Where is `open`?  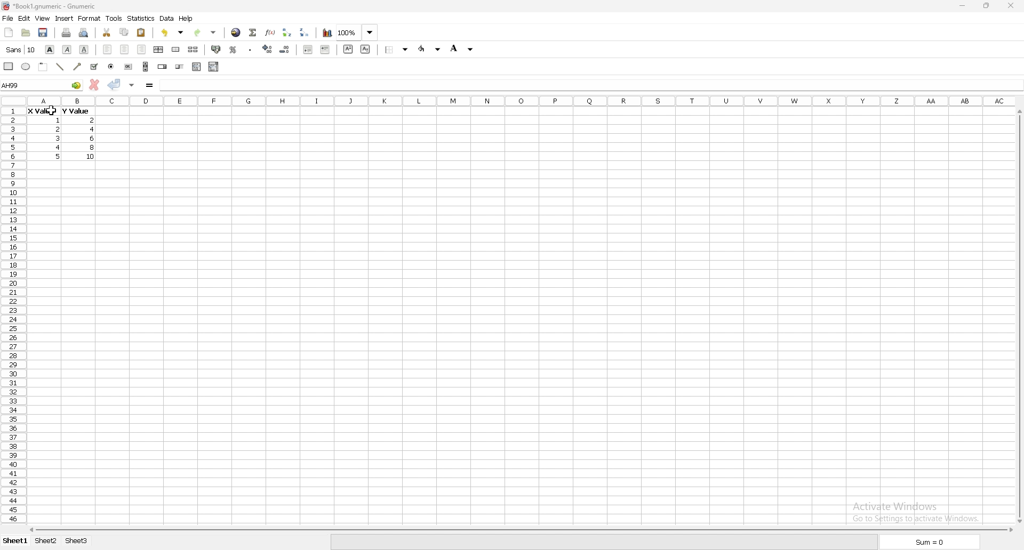 open is located at coordinates (26, 33).